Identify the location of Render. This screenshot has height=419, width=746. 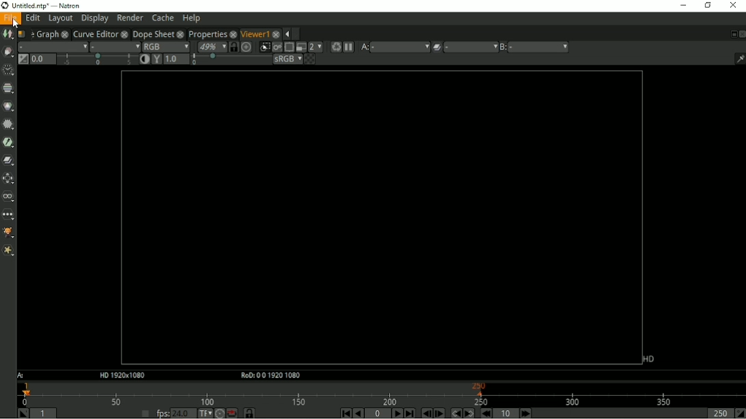
(130, 17).